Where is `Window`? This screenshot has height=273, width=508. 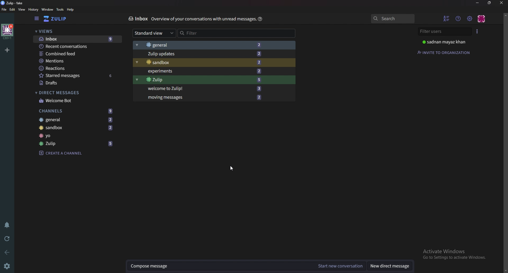
Window is located at coordinates (47, 10).